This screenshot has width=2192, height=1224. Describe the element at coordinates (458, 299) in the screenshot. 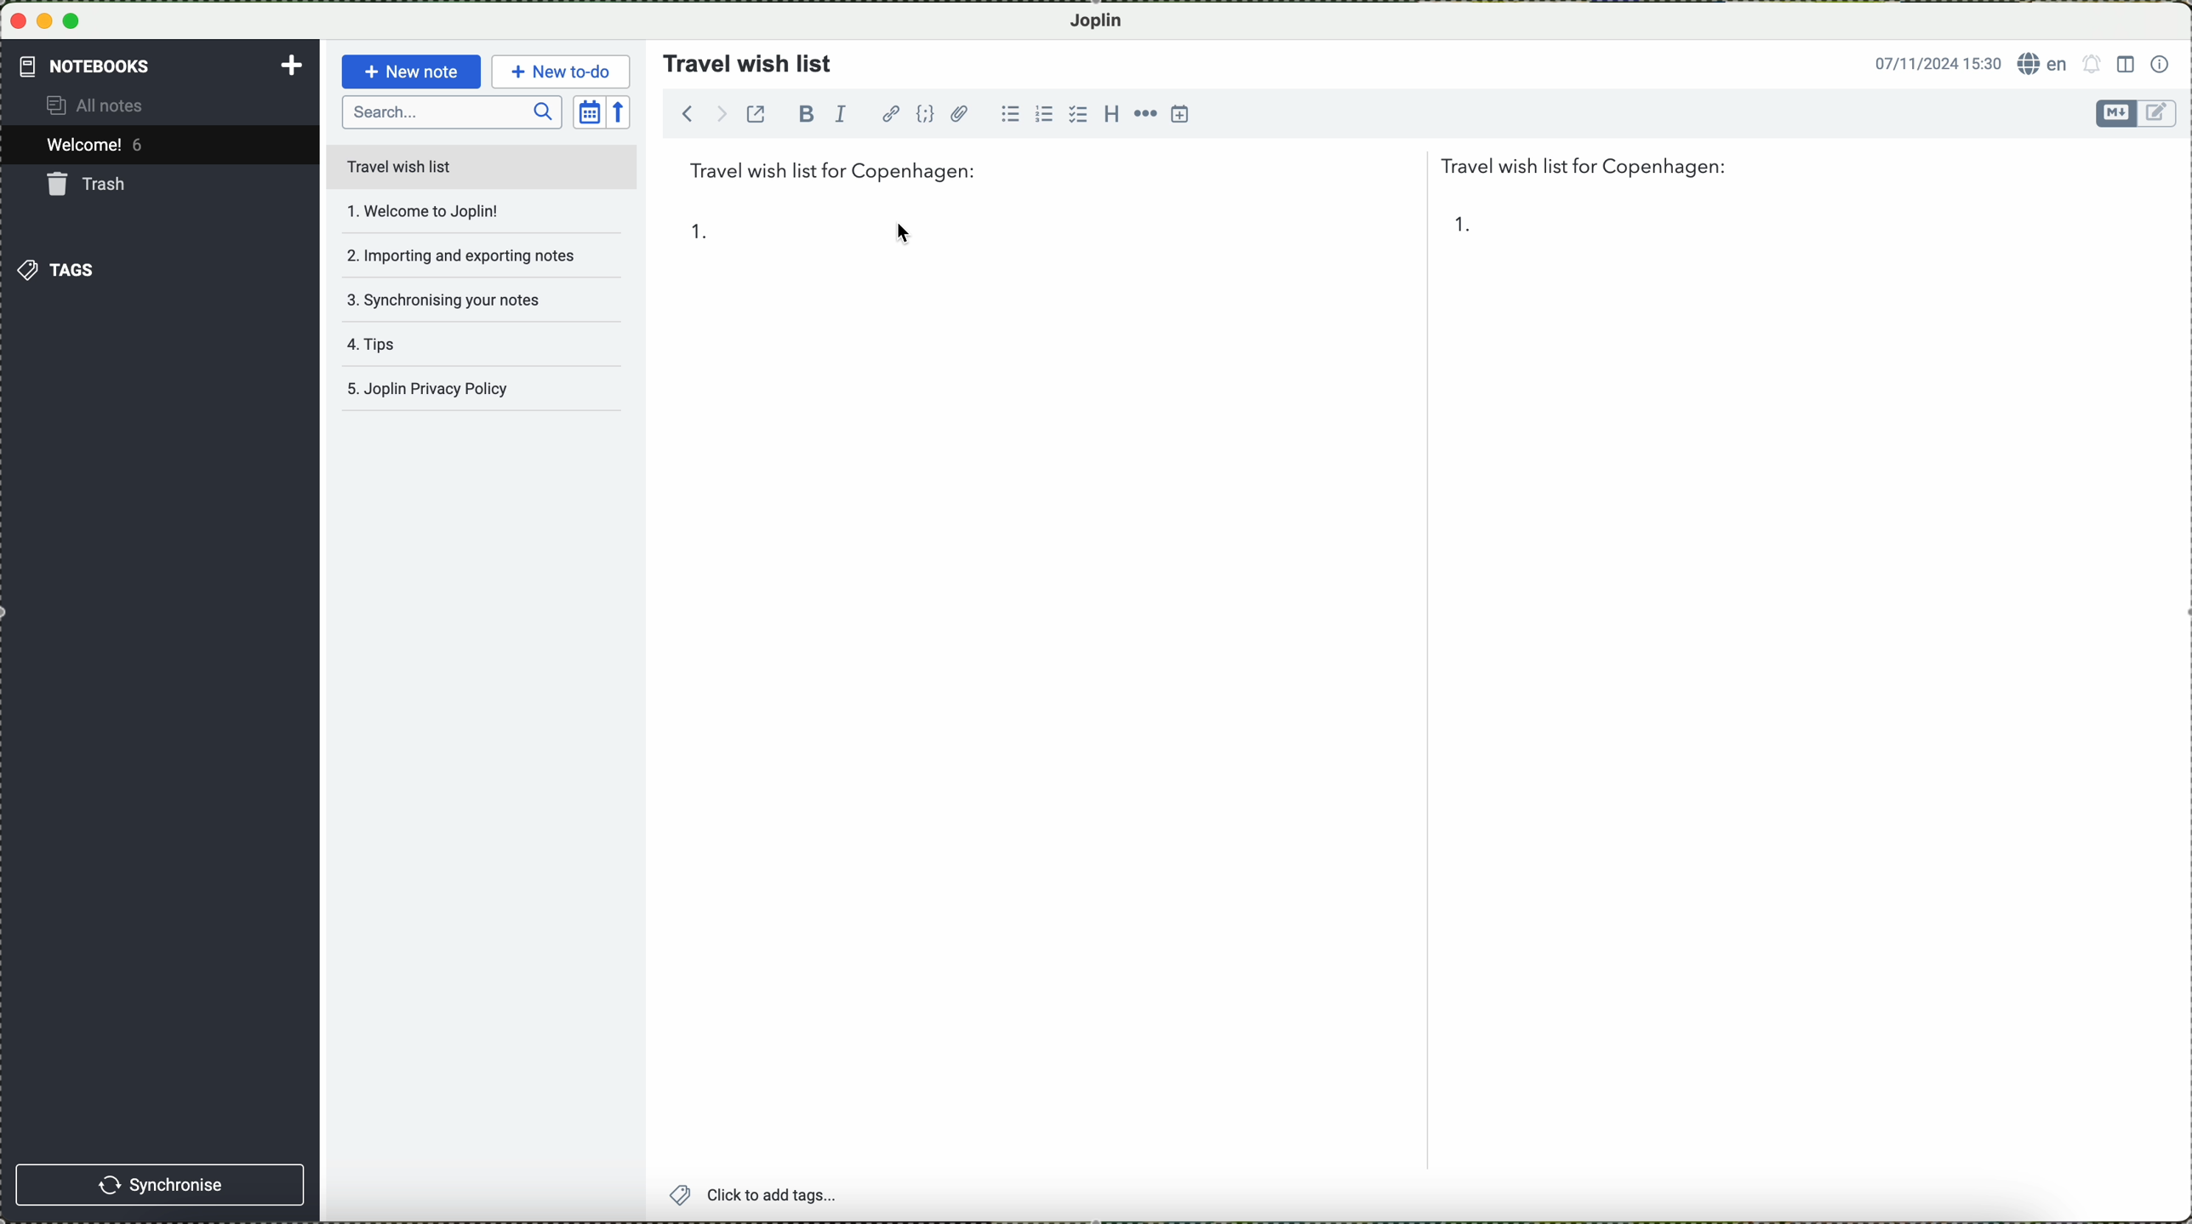

I see `synchronising your notes` at that location.